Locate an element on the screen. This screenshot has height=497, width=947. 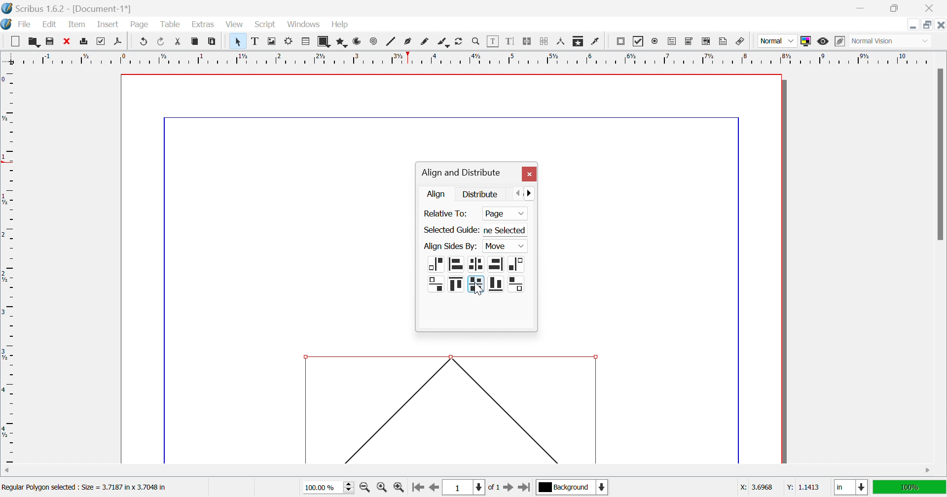
Script is located at coordinates (268, 25).